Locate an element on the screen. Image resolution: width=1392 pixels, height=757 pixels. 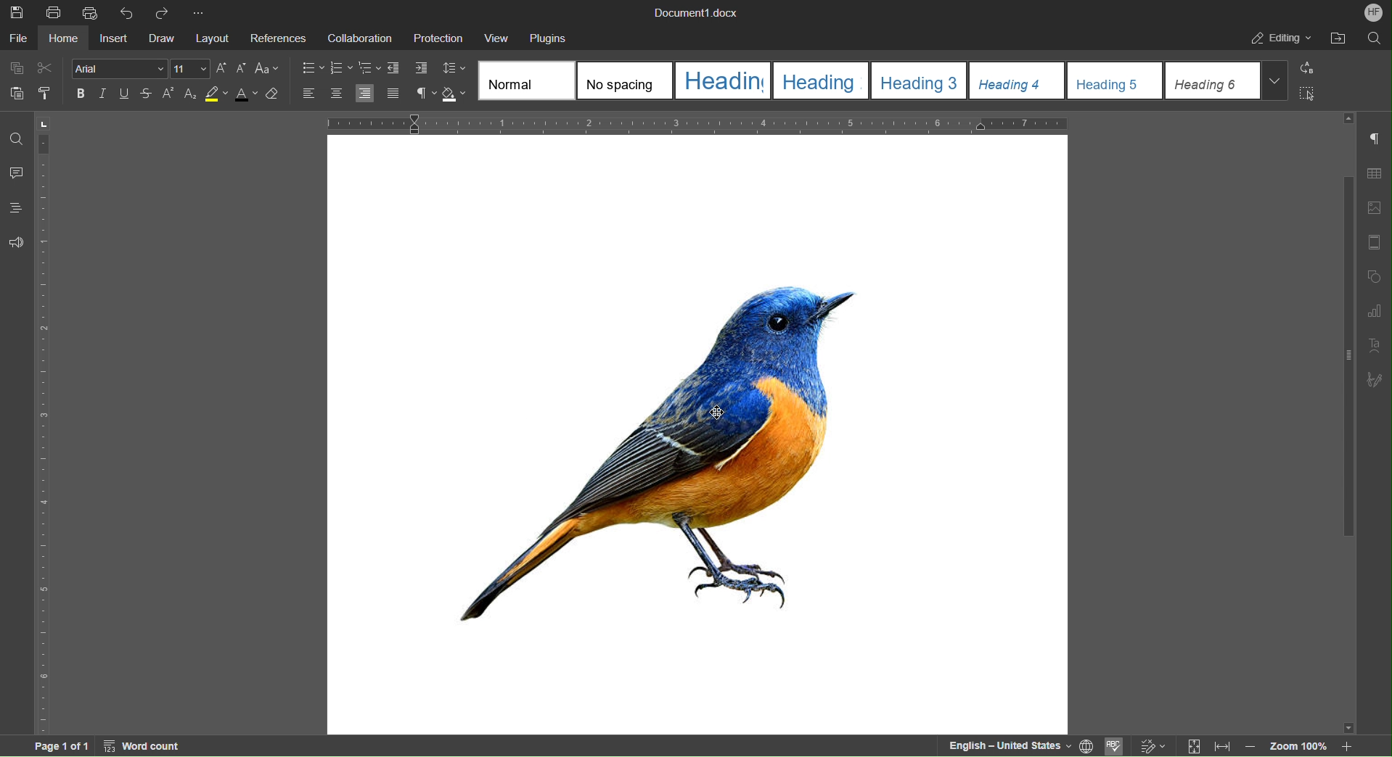
Align Right is located at coordinates (366, 94).